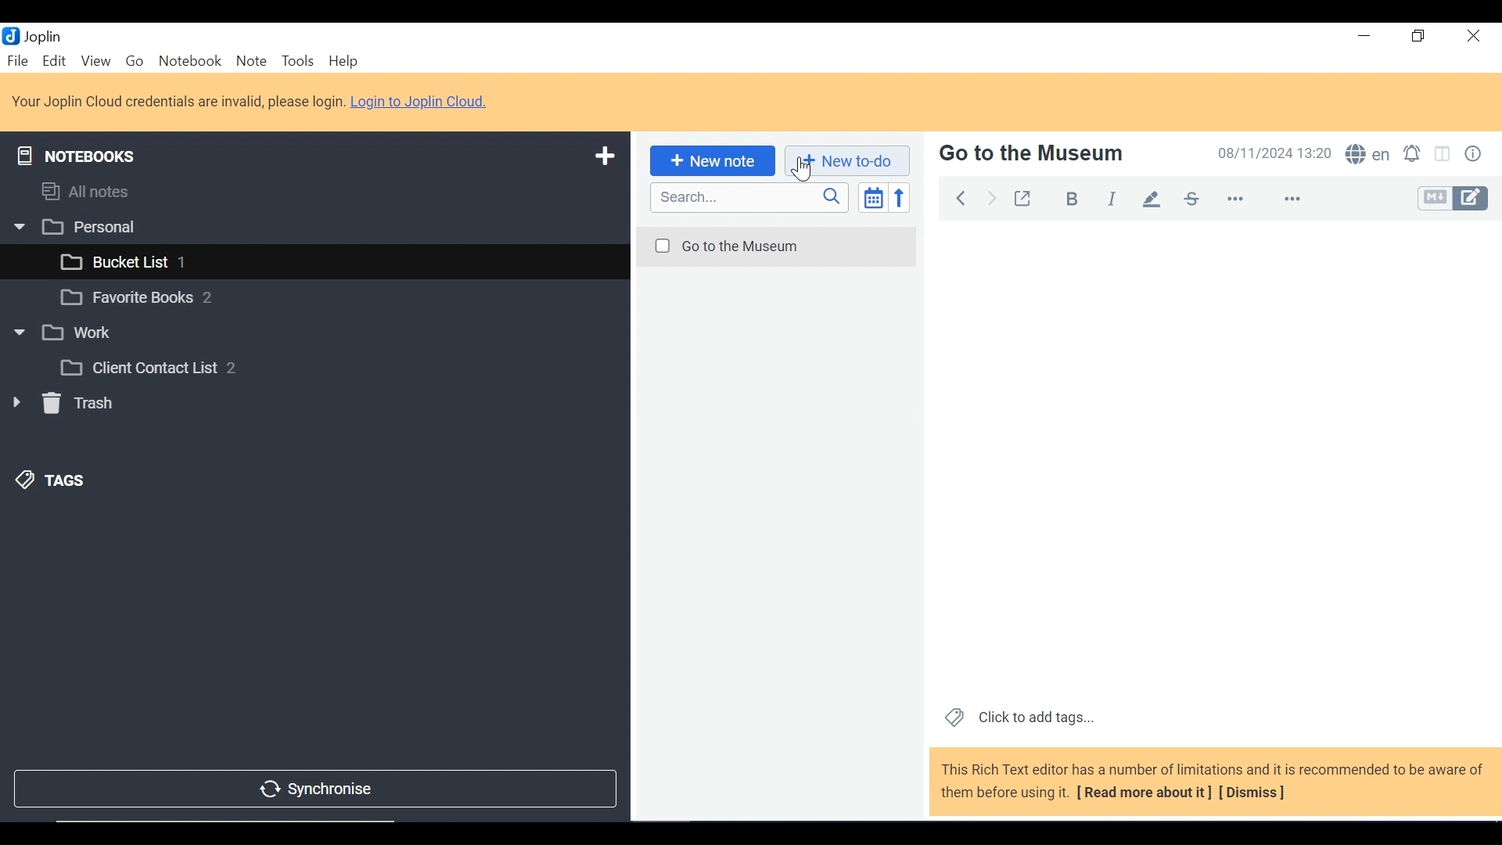 Image resolution: width=1502 pixels, height=845 pixels. Describe the element at coordinates (313, 225) in the screenshot. I see `Notebook` at that location.